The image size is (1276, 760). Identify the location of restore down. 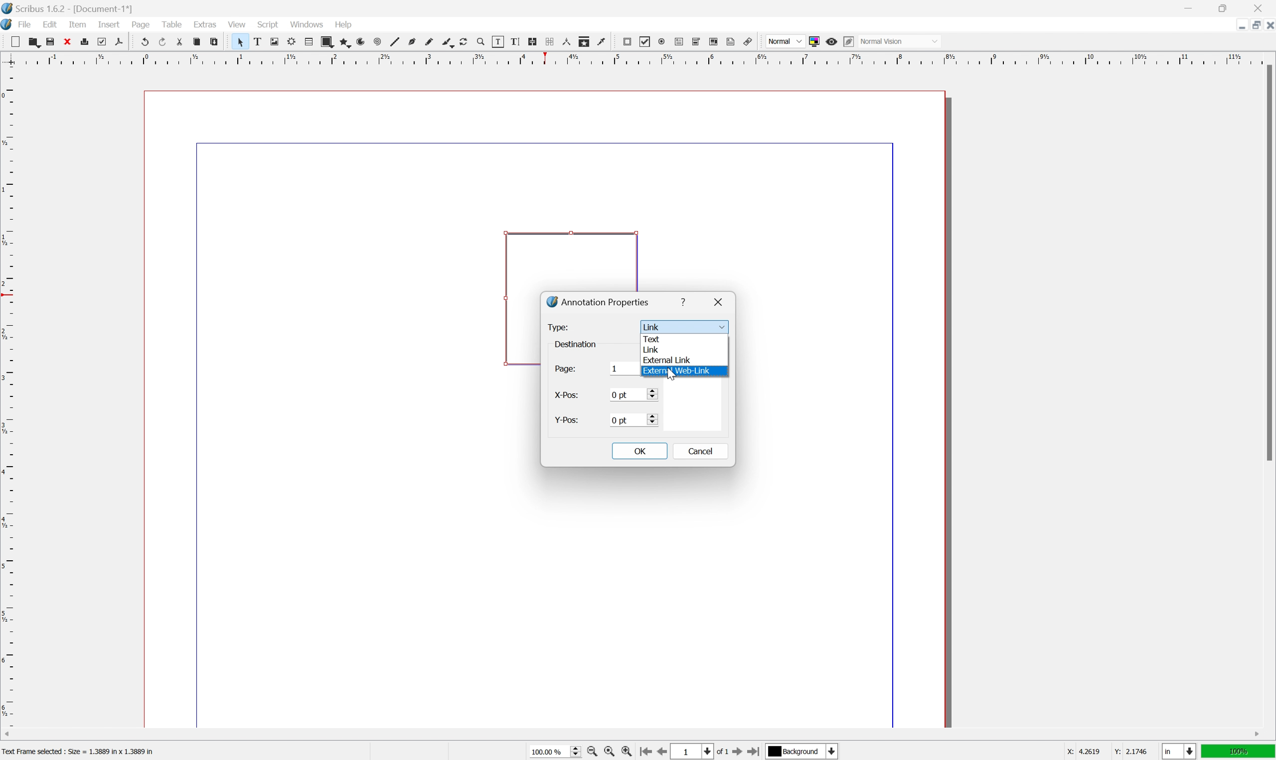
(1251, 25).